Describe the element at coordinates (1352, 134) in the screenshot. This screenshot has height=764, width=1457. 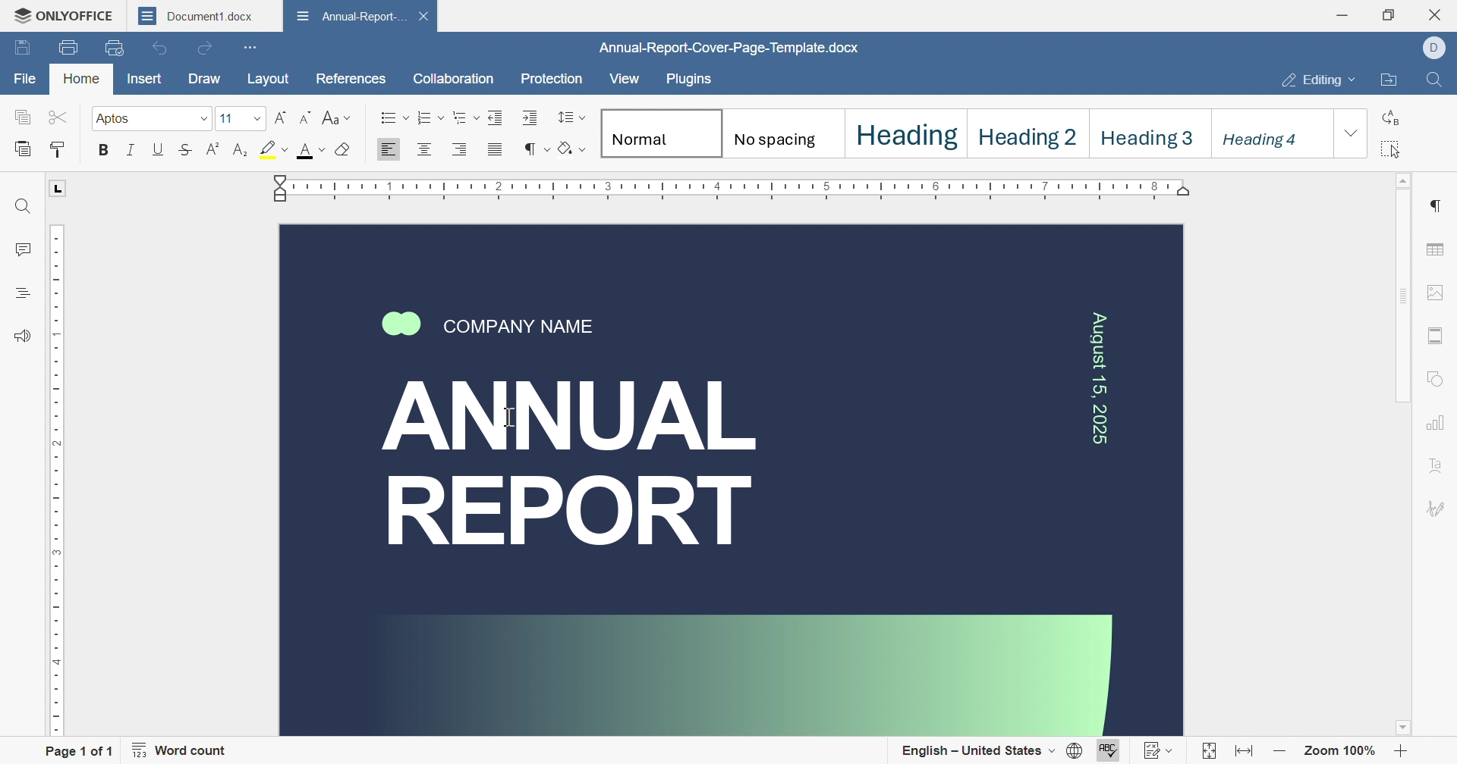
I see `drop down` at that location.